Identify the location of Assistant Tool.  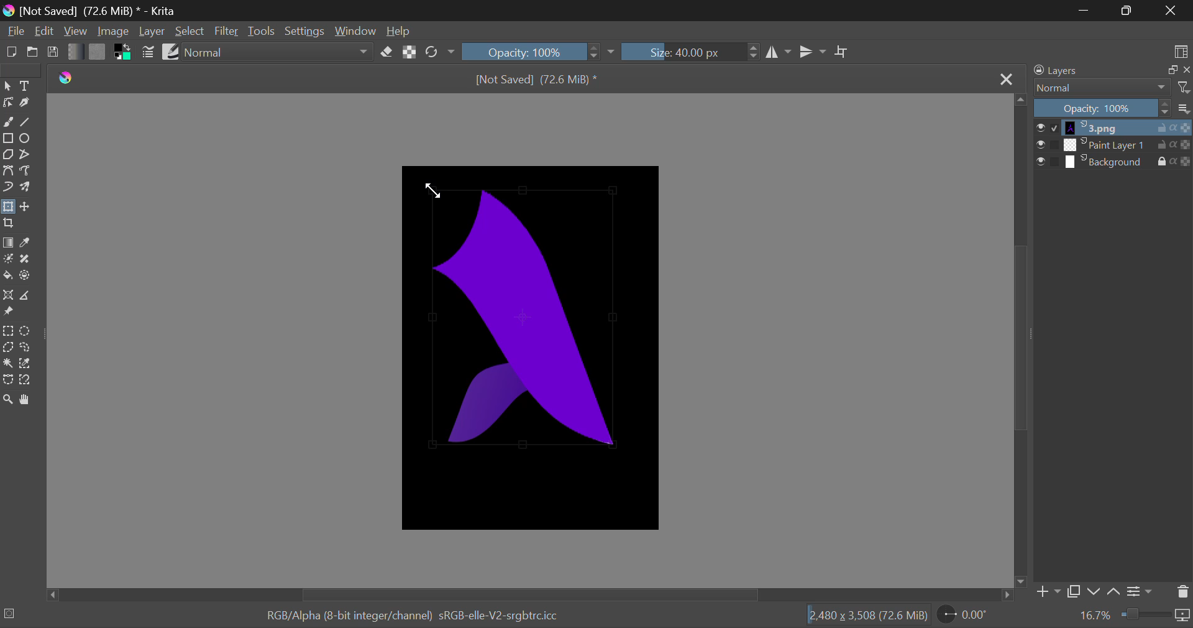
(7, 295).